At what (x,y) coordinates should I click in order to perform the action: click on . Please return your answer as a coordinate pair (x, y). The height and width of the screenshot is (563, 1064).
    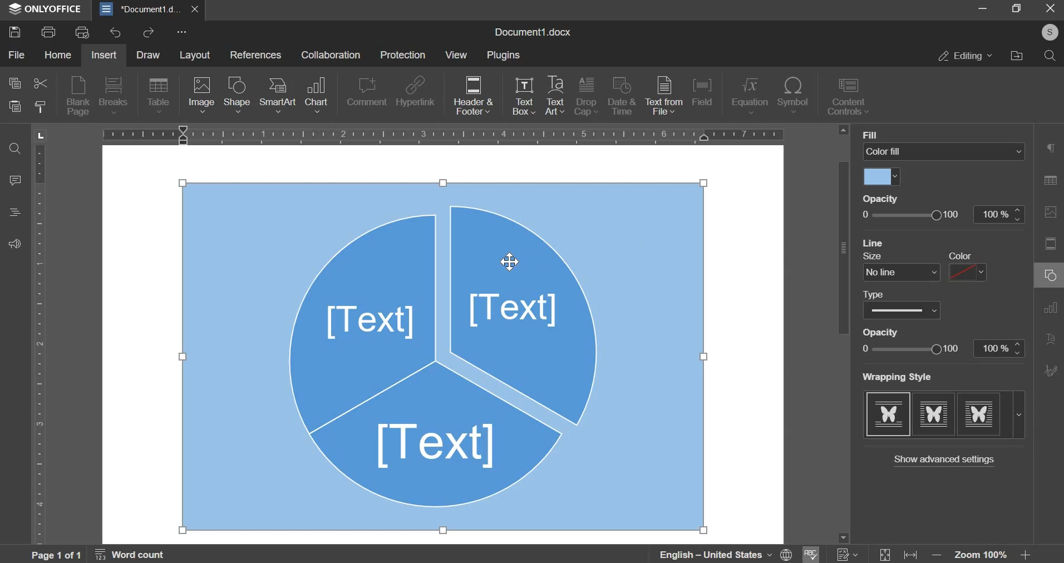
    Looking at the image, I should click on (878, 293).